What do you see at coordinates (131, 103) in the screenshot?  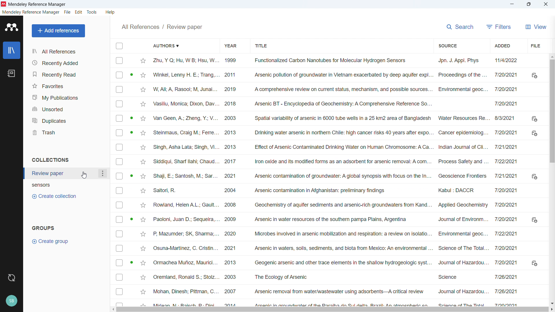 I see `PDF available` at bounding box center [131, 103].